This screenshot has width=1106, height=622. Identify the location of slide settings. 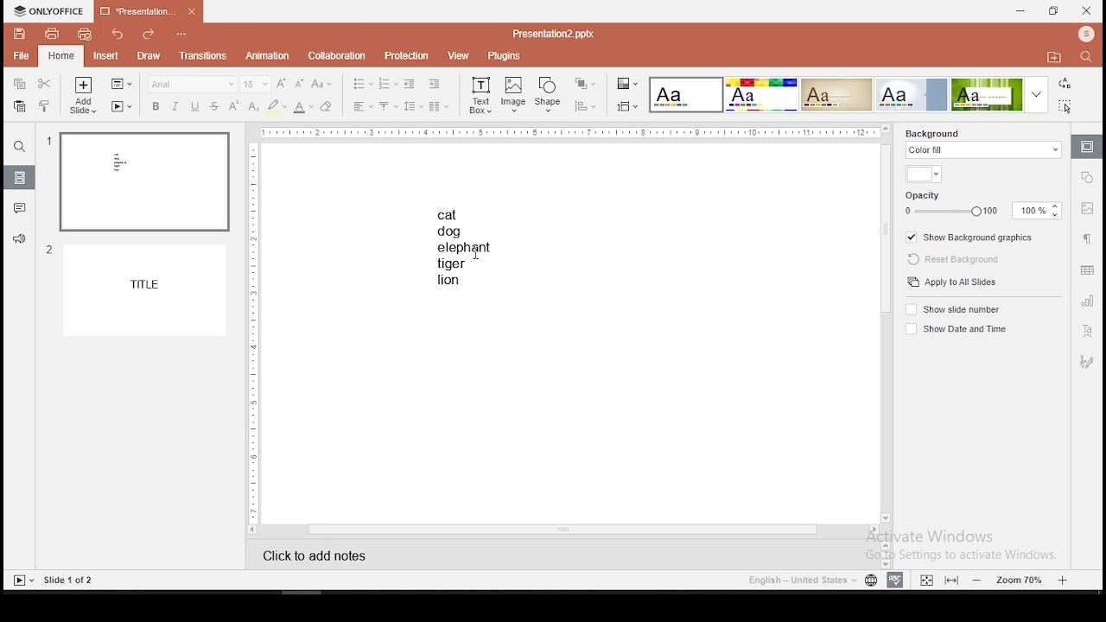
(1086, 147).